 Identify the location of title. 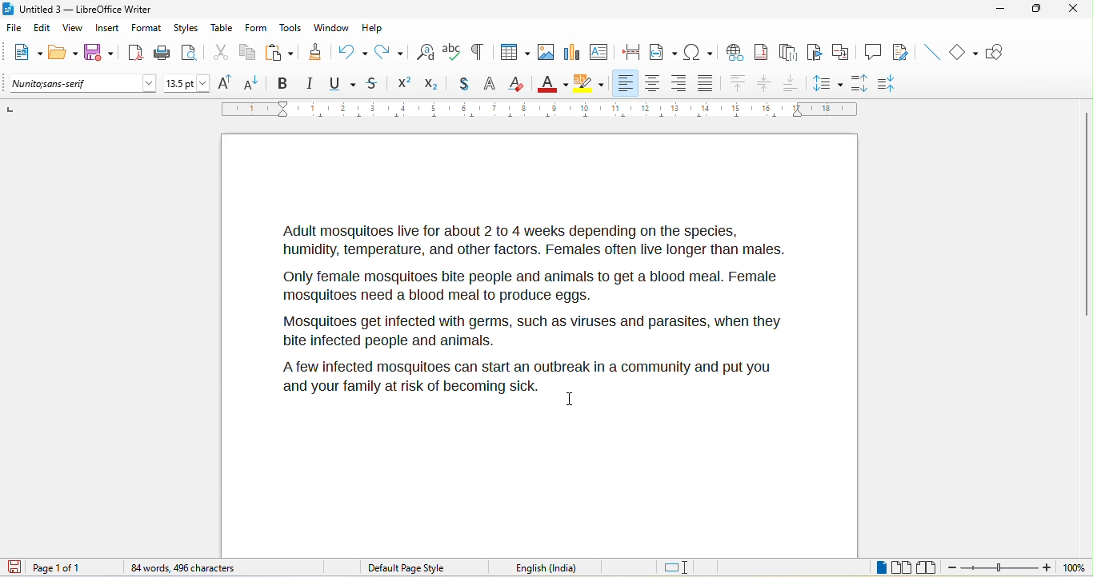
(78, 10).